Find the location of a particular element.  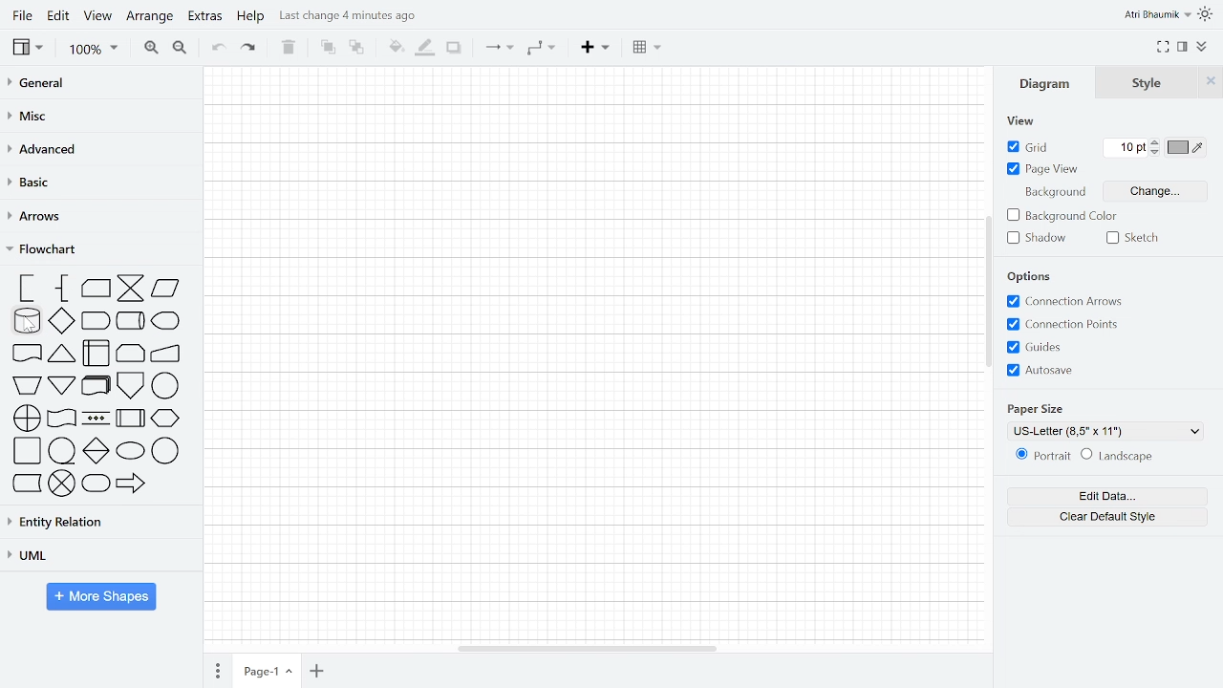

Increase grid pt is located at coordinates (1157, 142).